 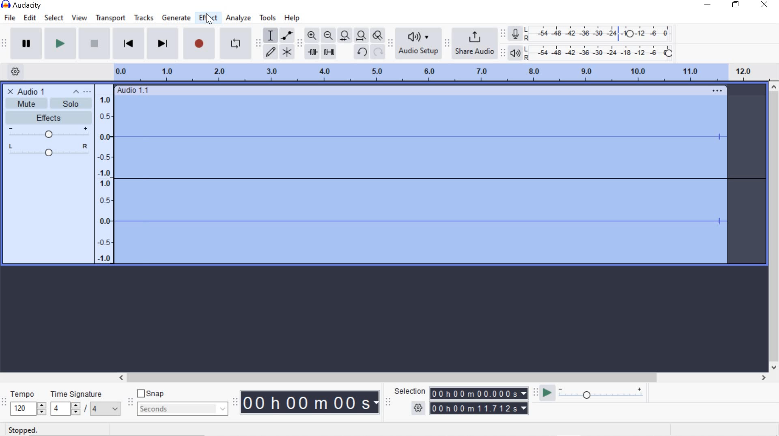 I want to click on recording meter toolbar, so click(x=504, y=32).